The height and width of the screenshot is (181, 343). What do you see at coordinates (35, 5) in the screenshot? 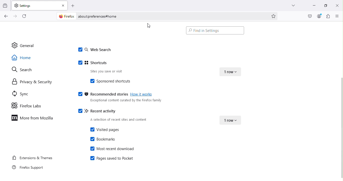
I see `Settings` at bounding box center [35, 5].